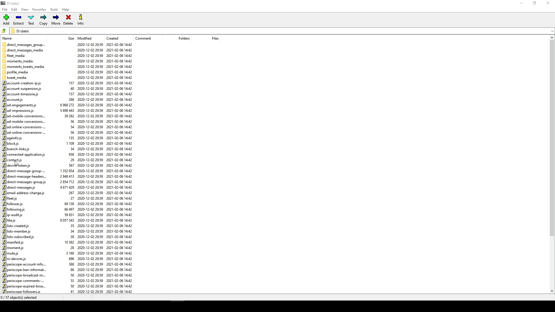 The width and height of the screenshot is (555, 312). Describe the element at coordinates (68, 182) in the screenshot. I see `size` at that location.